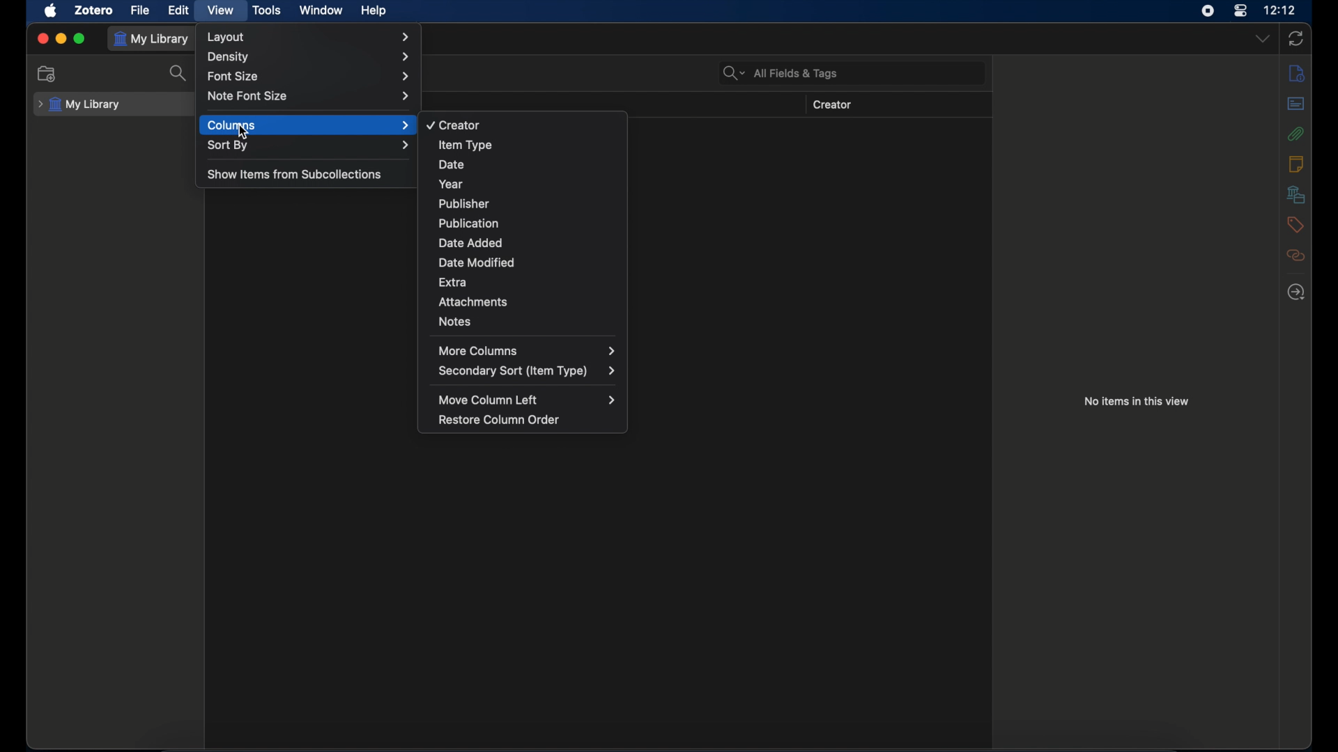  I want to click on abstract, so click(1297, 104).